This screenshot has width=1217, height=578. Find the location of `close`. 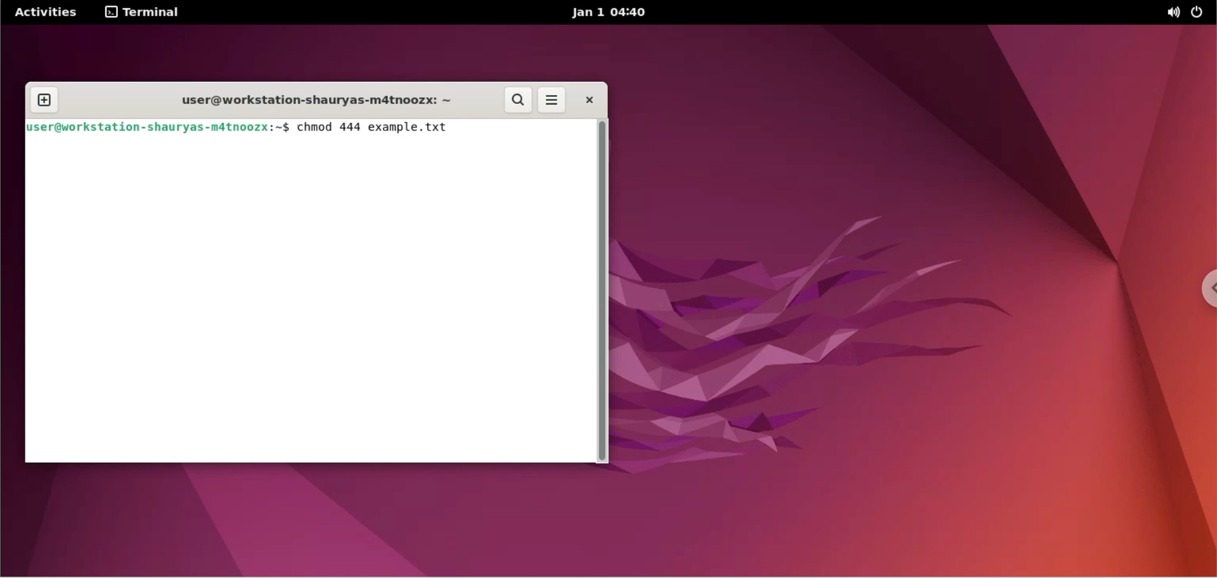

close is located at coordinates (589, 100).